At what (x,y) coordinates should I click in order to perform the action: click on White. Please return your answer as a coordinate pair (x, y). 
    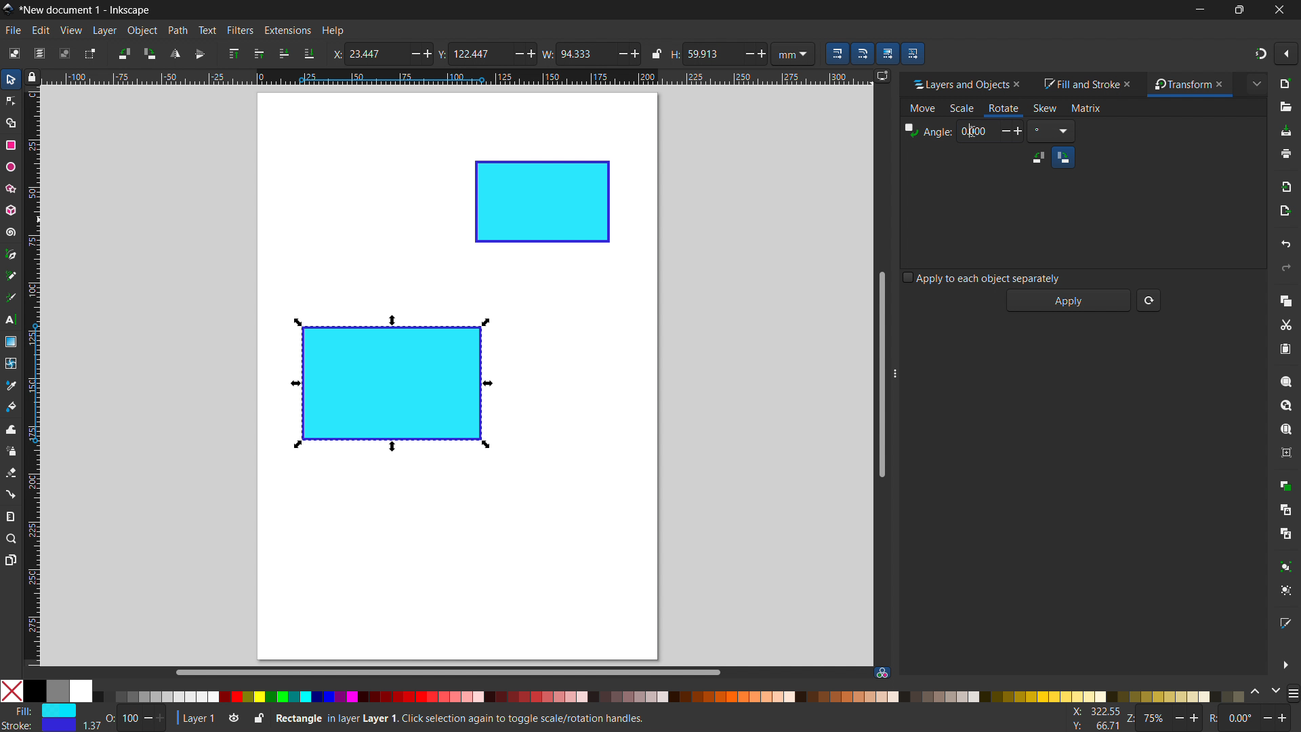
    Looking at the image, I should click on (81, 691).